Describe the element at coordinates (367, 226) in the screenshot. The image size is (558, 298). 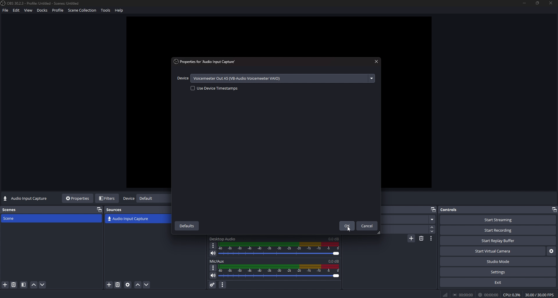
I see `cancel` at that location.